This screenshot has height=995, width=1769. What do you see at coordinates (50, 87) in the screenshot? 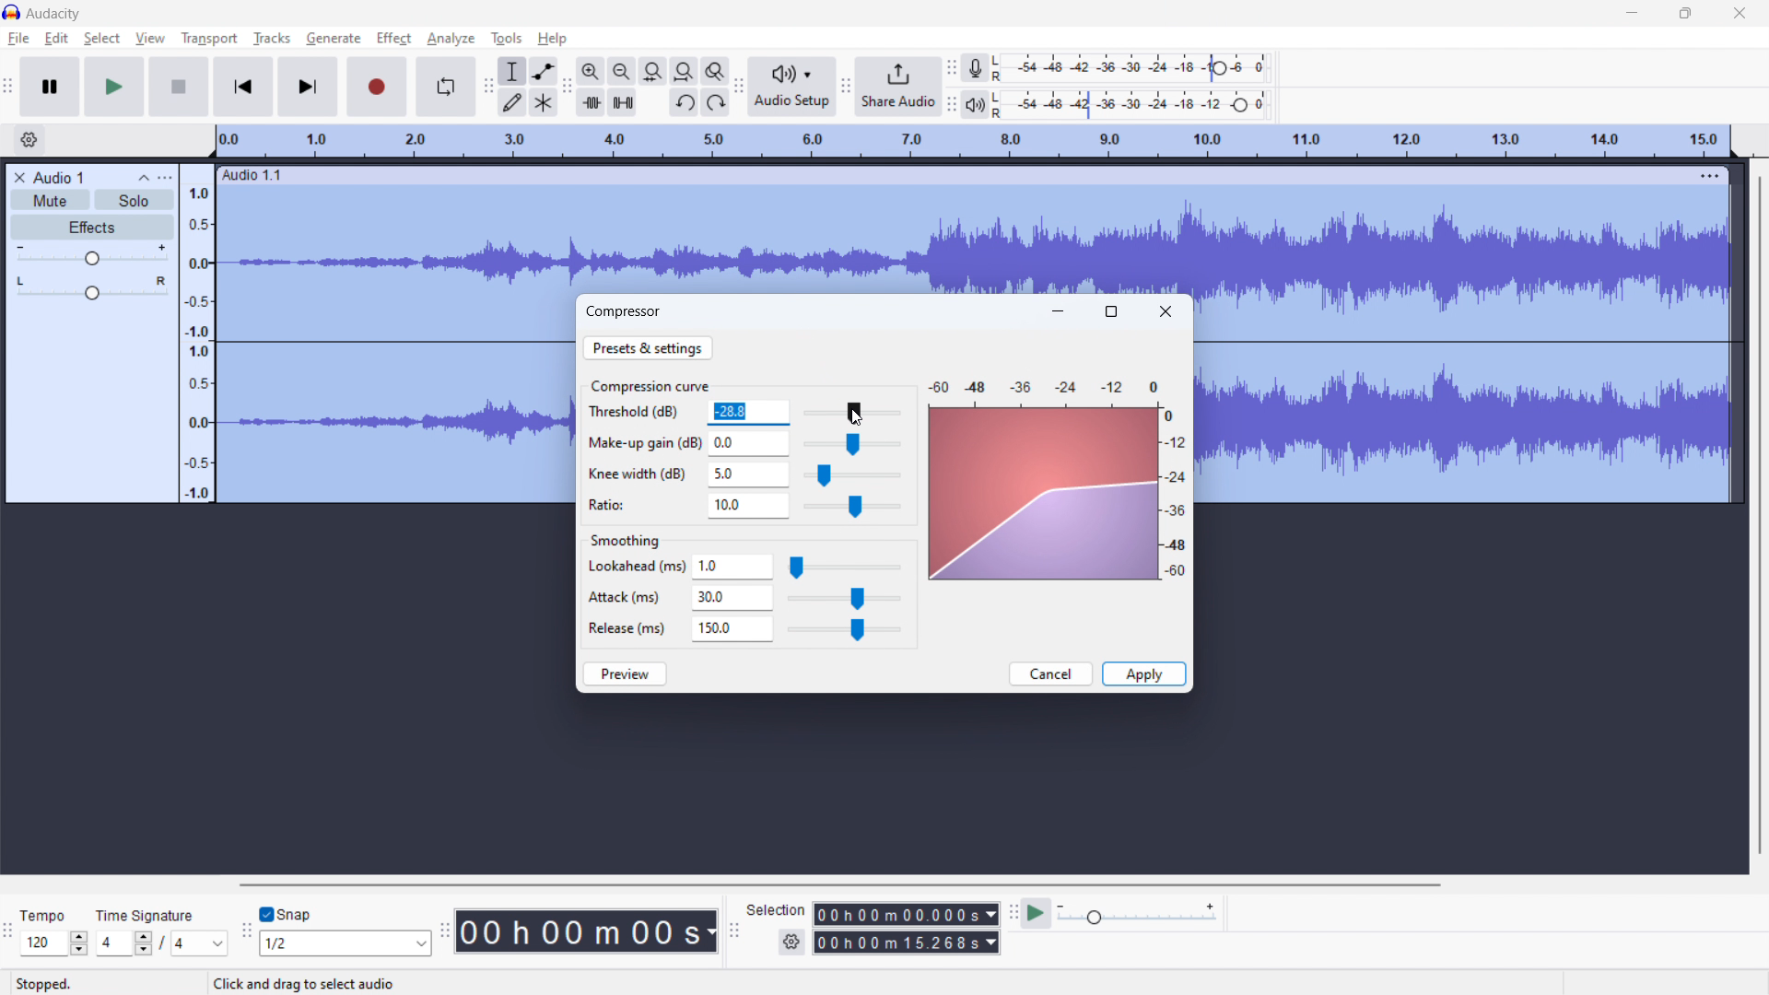
I see `pause` at bounding box center [50, 87].